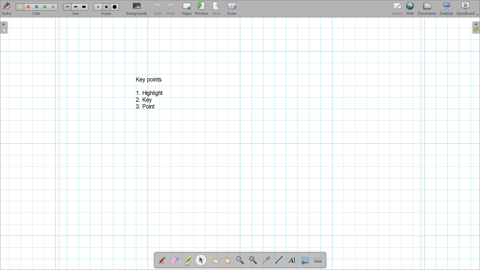  What do you see at coordinates (476, 27) in the screenshot?
I see `Right sidebar` at bounding box center [476, 27].